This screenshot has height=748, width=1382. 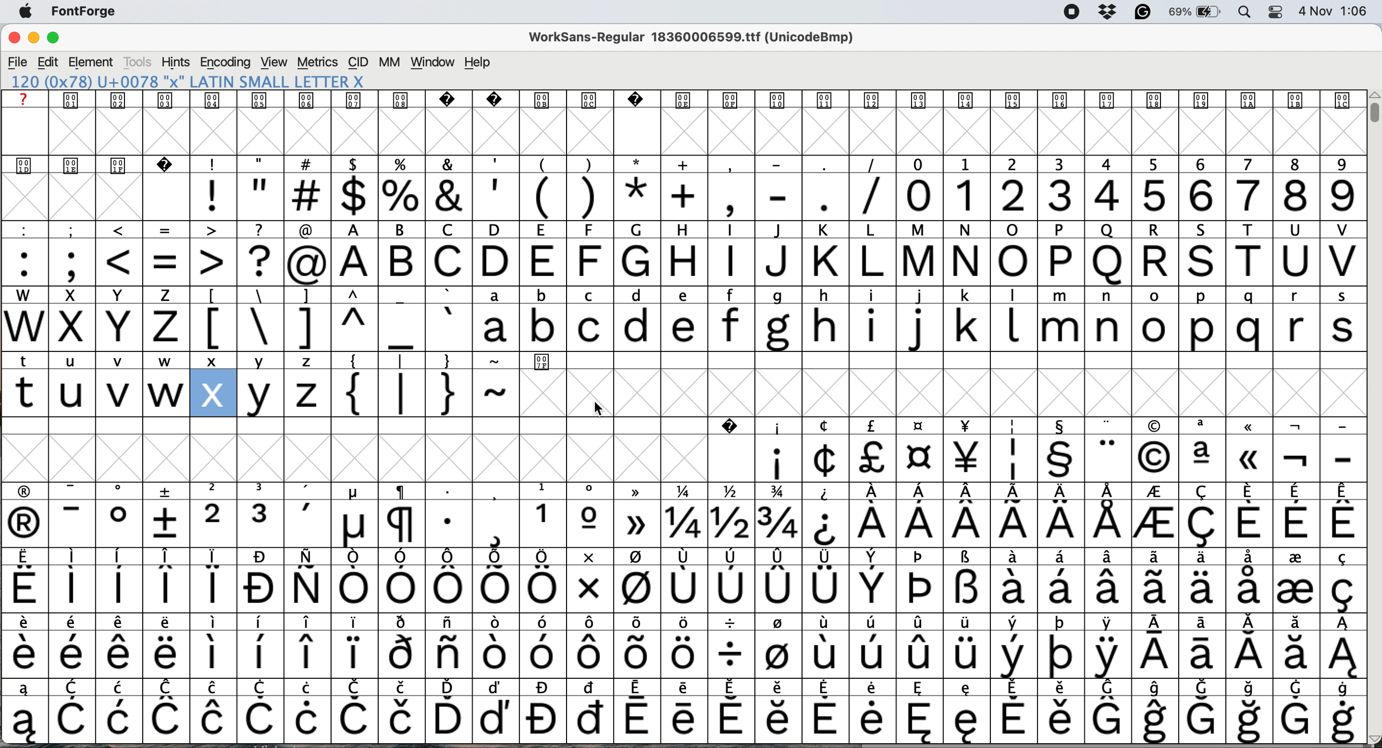 I want to click on fontforge, so click(x=88, y=13).